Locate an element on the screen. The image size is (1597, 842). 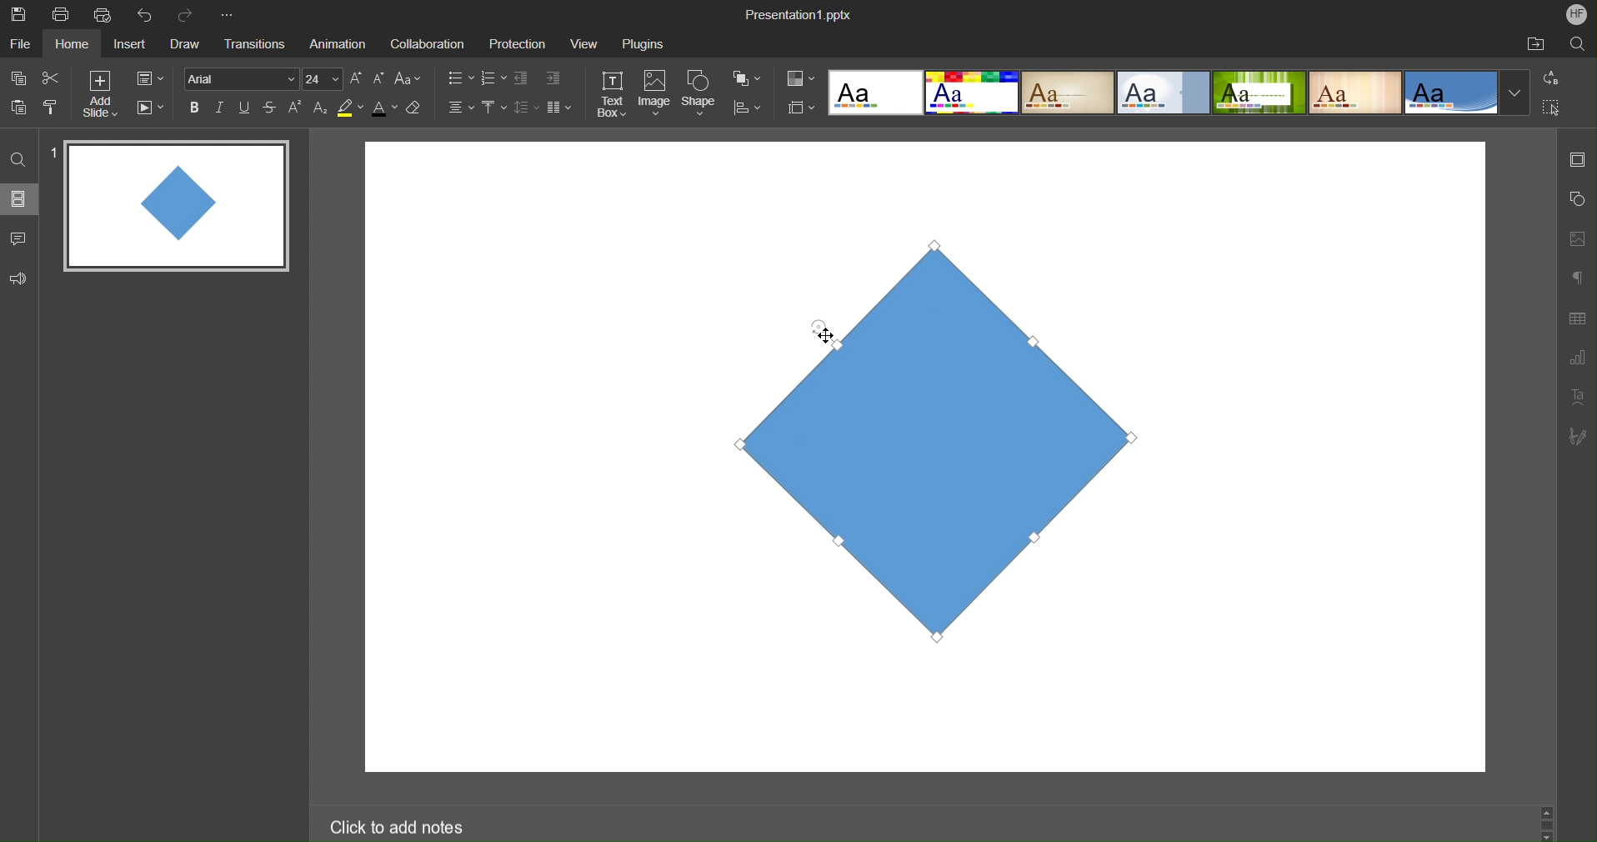
Plugins is located at coordinates (642, 41).